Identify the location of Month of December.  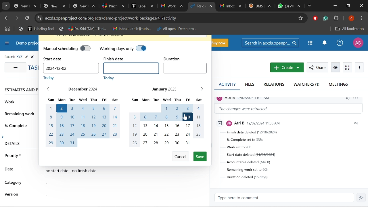
(83, 121).